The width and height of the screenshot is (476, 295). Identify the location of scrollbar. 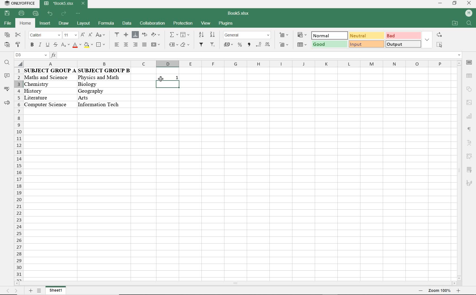
(237, 284).